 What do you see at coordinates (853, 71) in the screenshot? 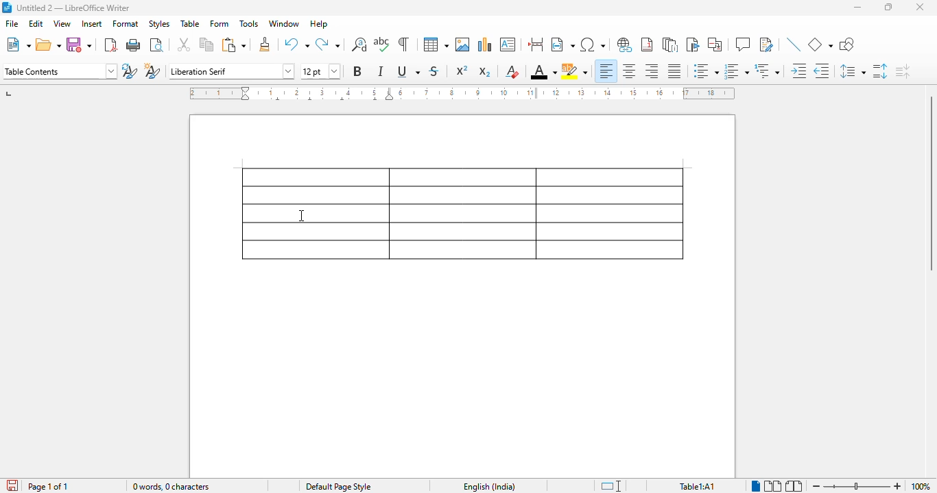
I see `set line spacing` at bounding box center [853, 71].